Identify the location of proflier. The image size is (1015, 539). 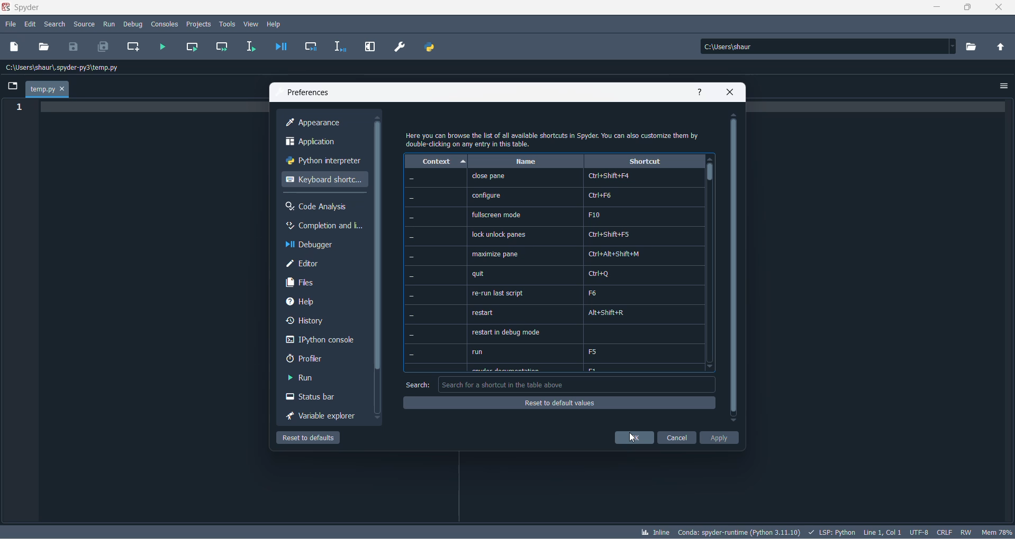
(317, 359).